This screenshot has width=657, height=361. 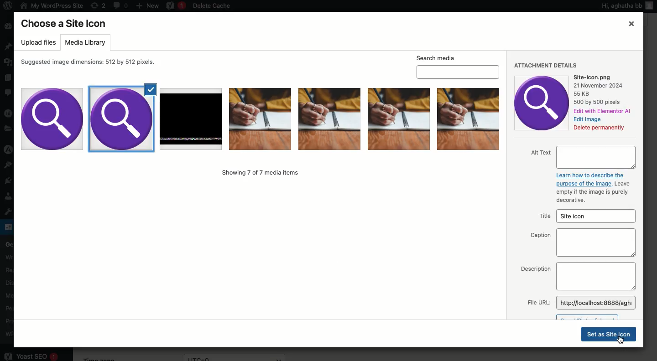 I want to click on  Yoast SEO 1, so click(x=31, y=354).